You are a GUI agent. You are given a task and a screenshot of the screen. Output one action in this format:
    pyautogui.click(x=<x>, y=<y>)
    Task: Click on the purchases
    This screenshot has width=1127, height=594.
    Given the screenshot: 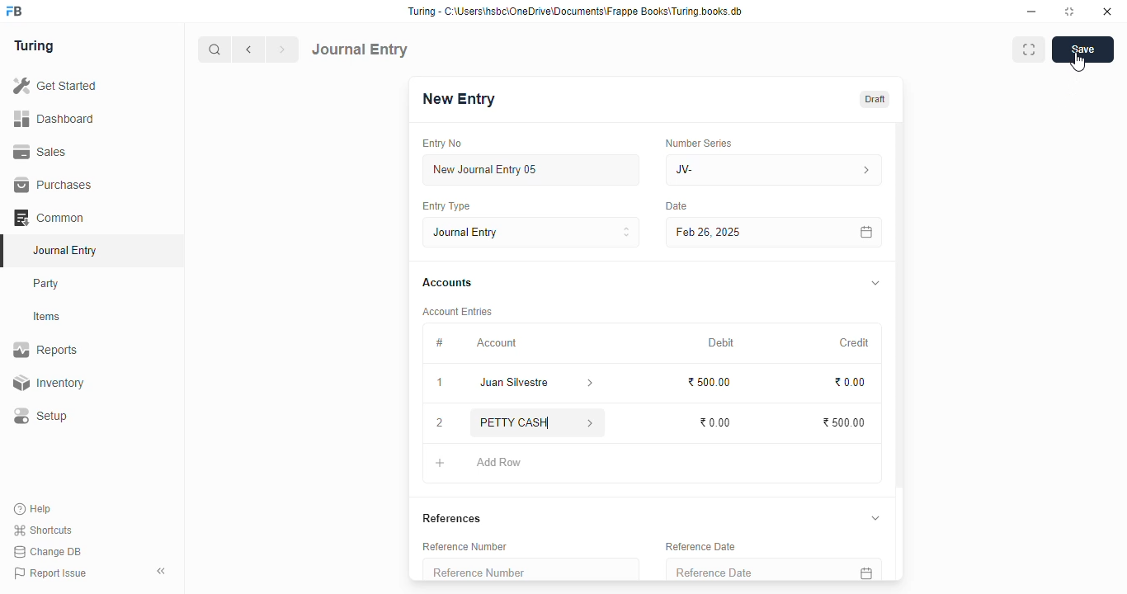 What is the action you would take?
    pyautogui.click(x=53, y=185)
    